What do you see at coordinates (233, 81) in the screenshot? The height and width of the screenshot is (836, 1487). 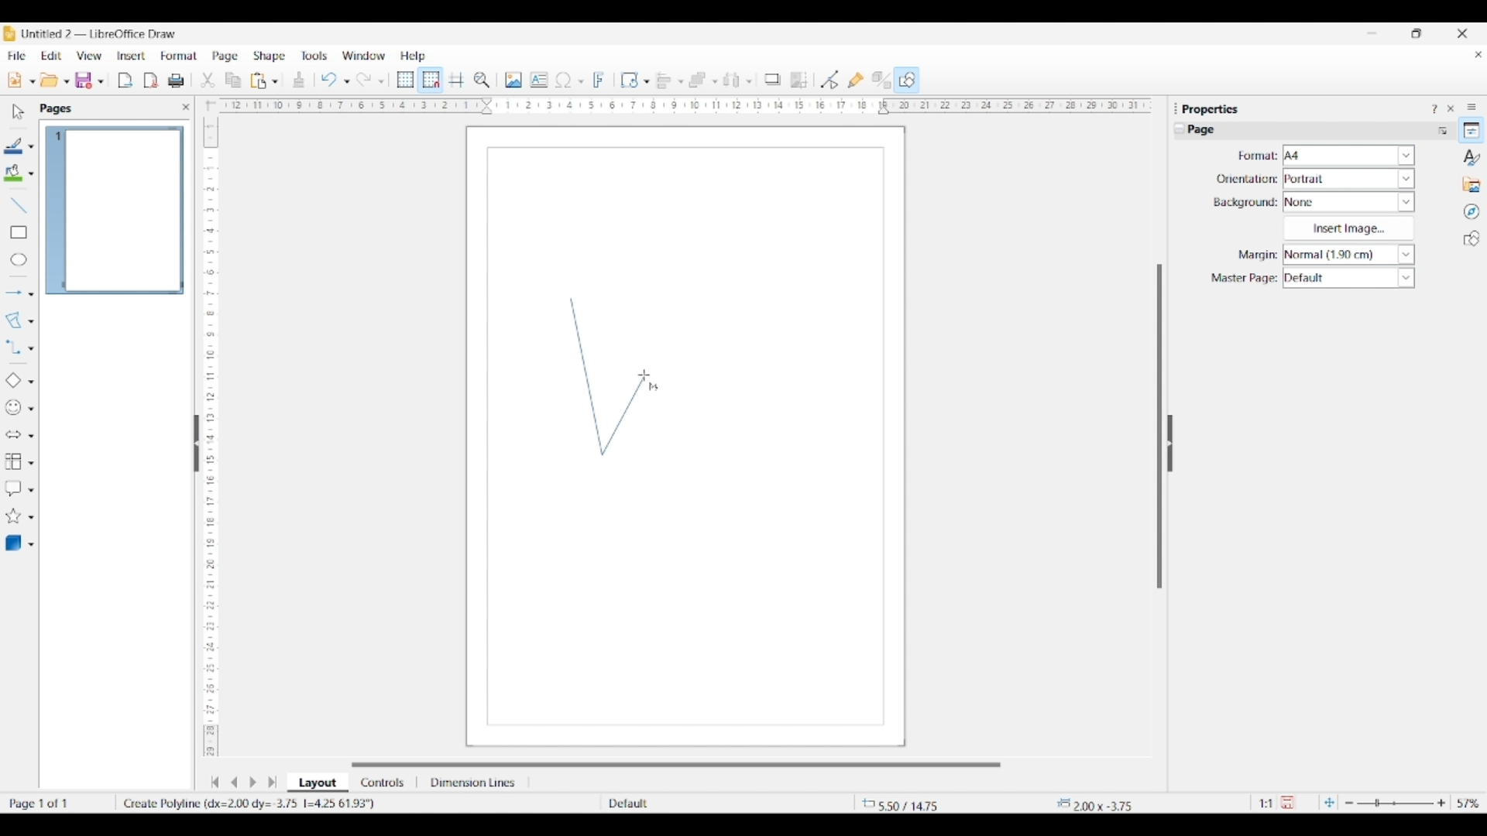 I see `Selected copy options` at bounding box center [233, 81].